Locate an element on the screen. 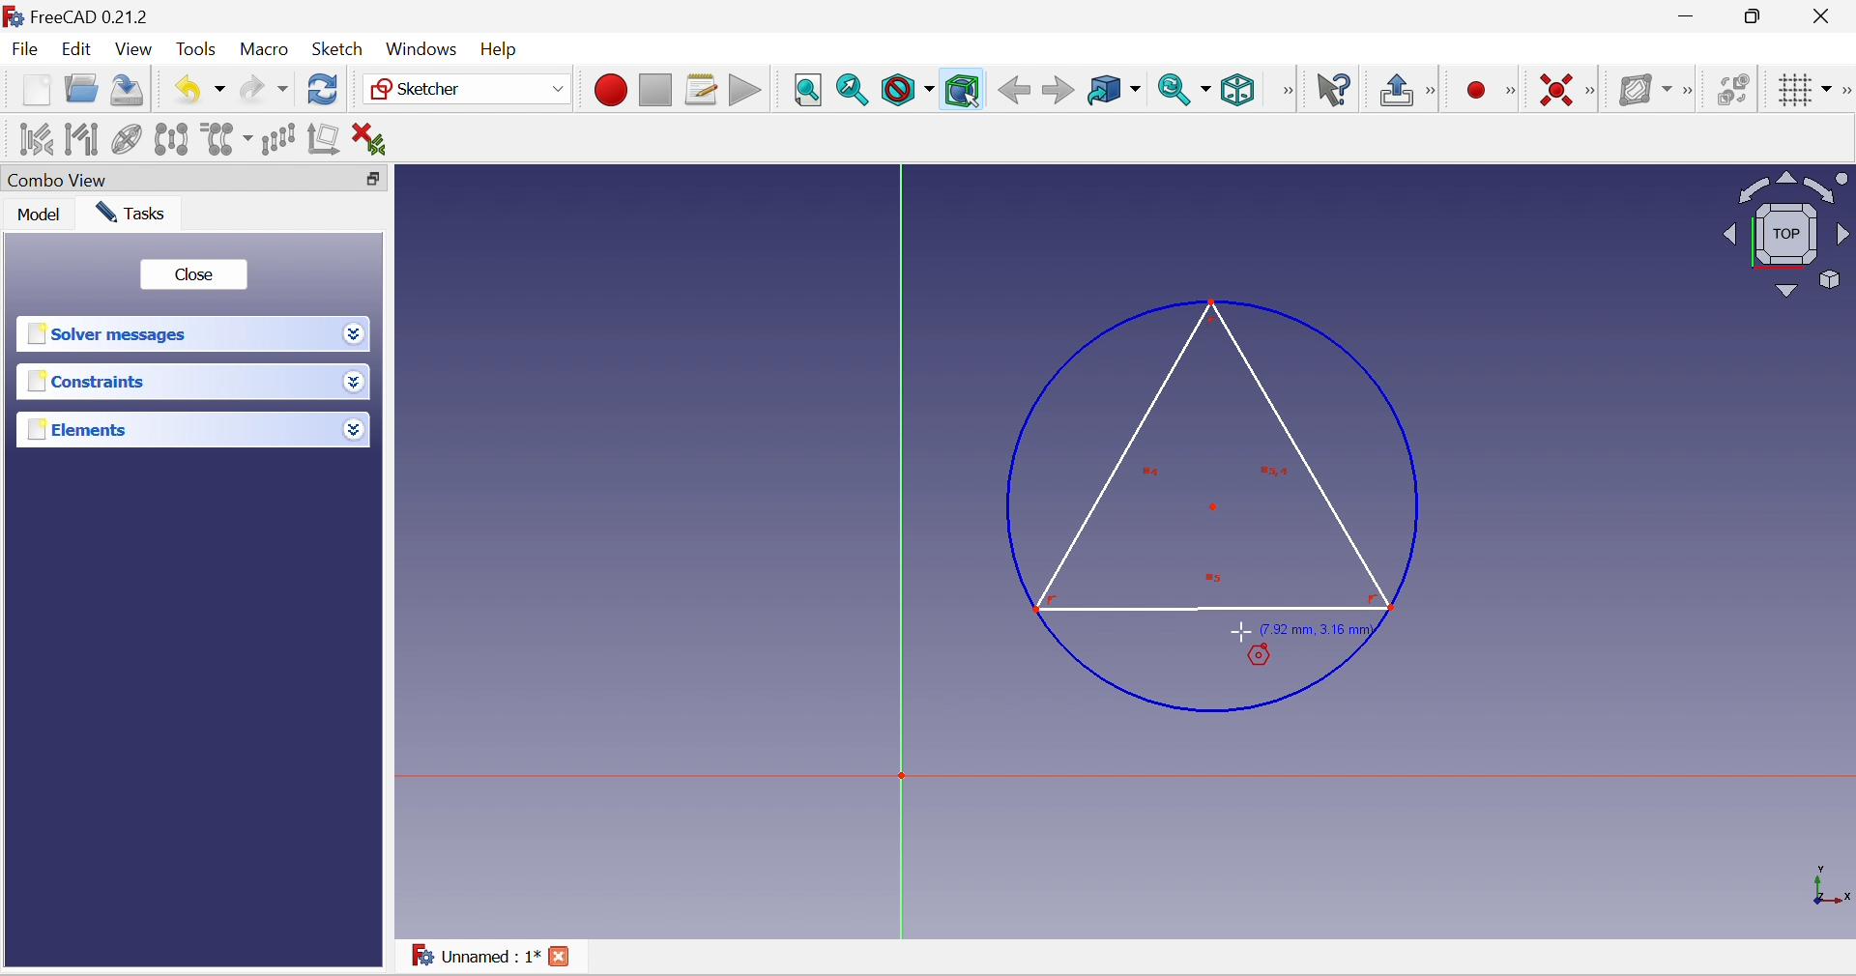 The width and height of the screenshot is (1856, 976). Windows is located at coordinates (422, 48).